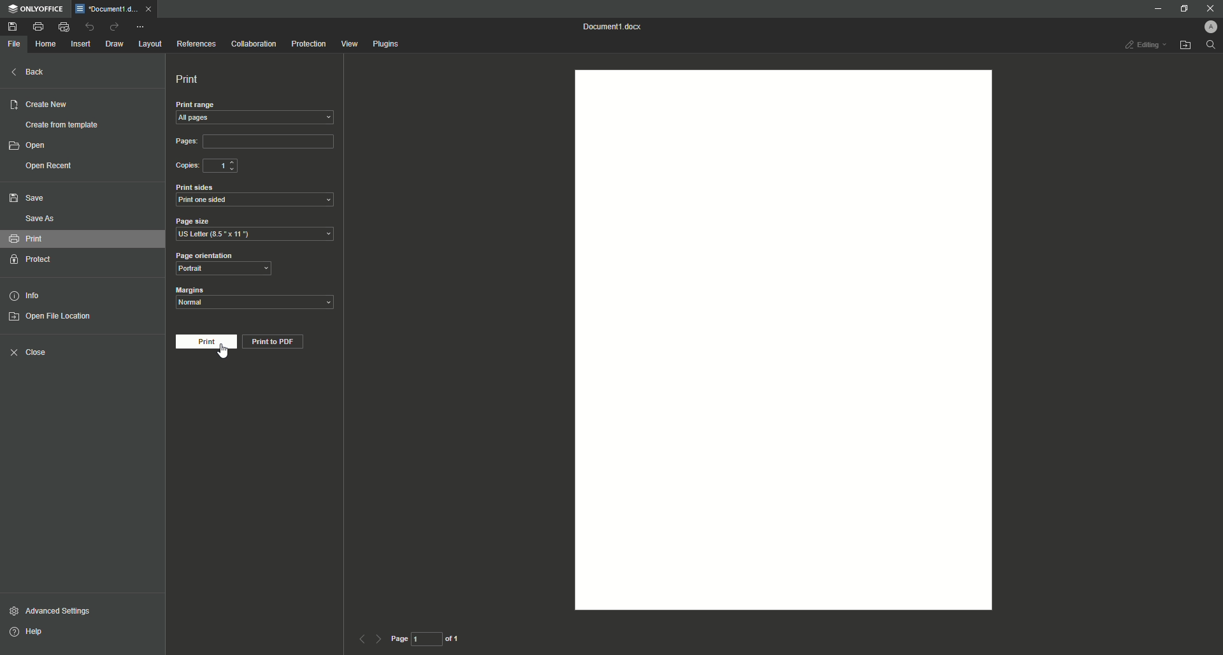  What do you see at coordinates (31, 295) in the screenshot?
I see `Info` at bounding box center [31, 295].